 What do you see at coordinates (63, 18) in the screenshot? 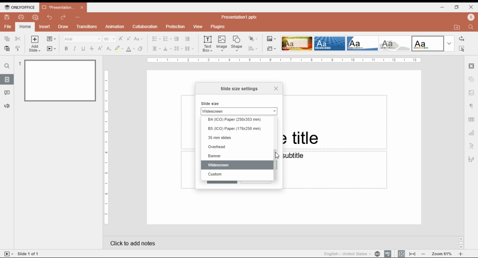
I see `redo` at bounding box center [63, 18].